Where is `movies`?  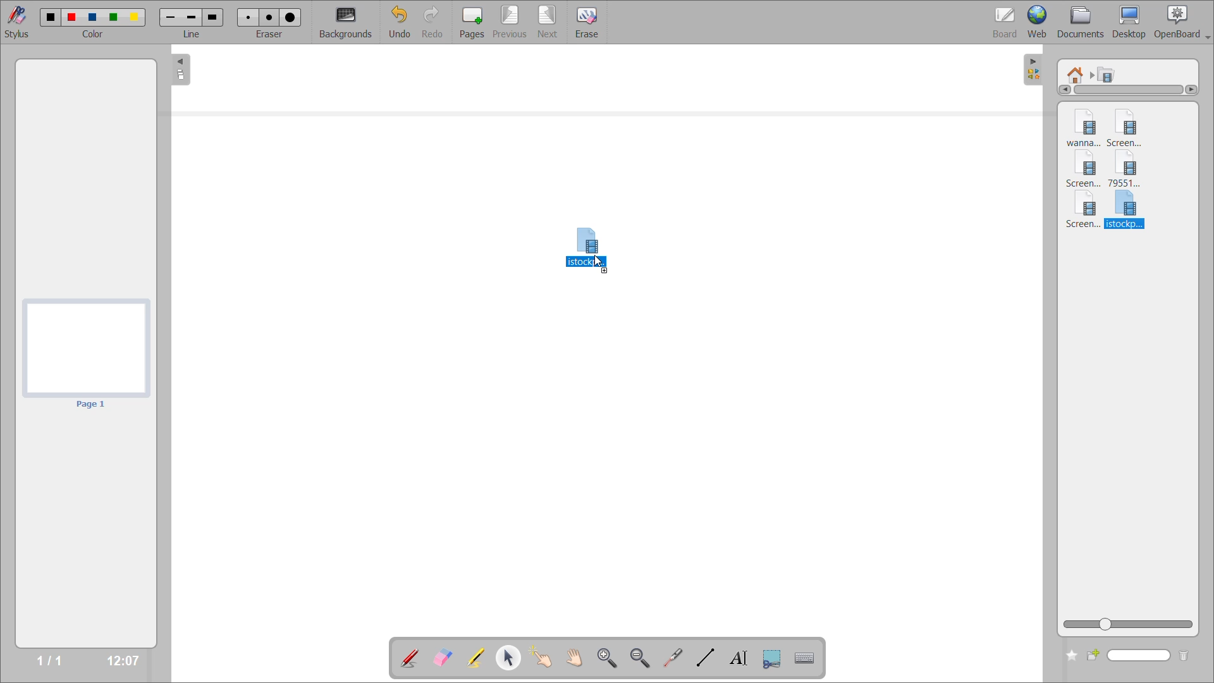 movies is located at coordinates (1112, 76).